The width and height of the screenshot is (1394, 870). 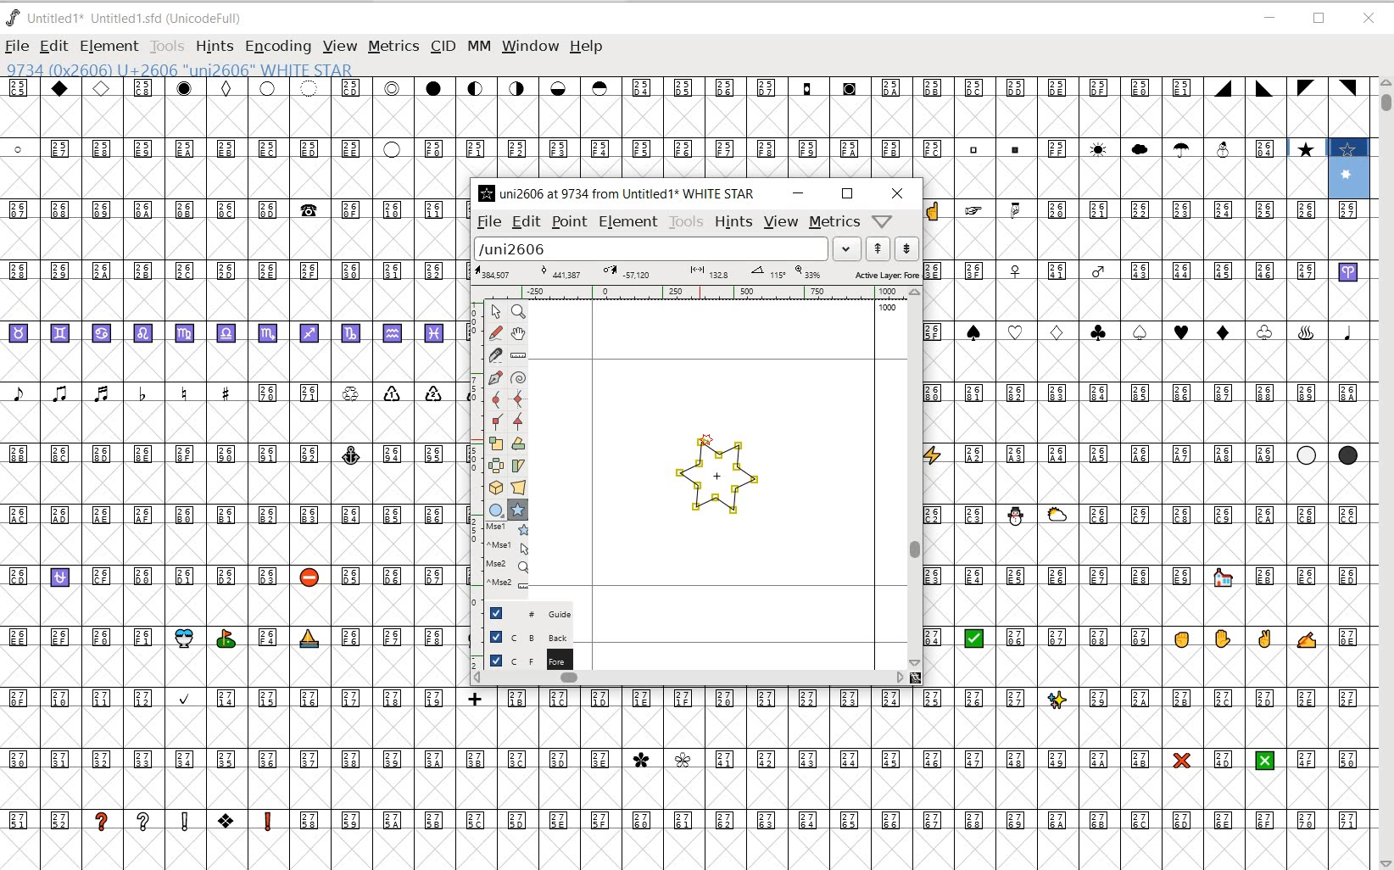 I want to click on WINDOW, so click(x=529, y=46).